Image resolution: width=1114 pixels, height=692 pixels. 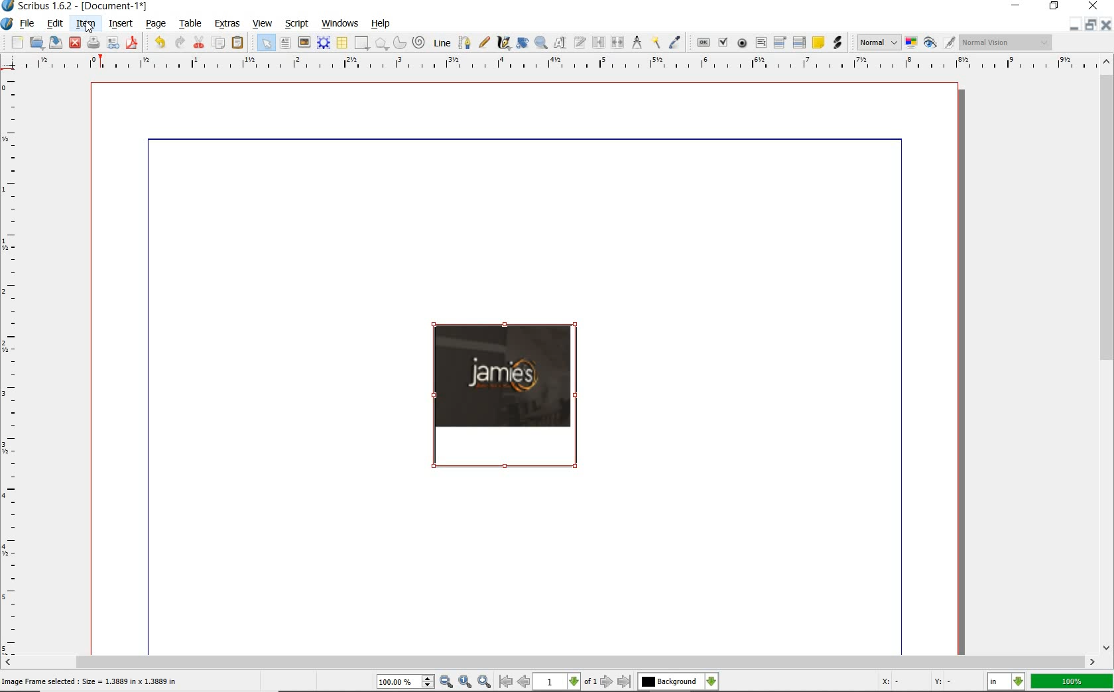 I want to click on pdf list box, so click(x=799, y=44).